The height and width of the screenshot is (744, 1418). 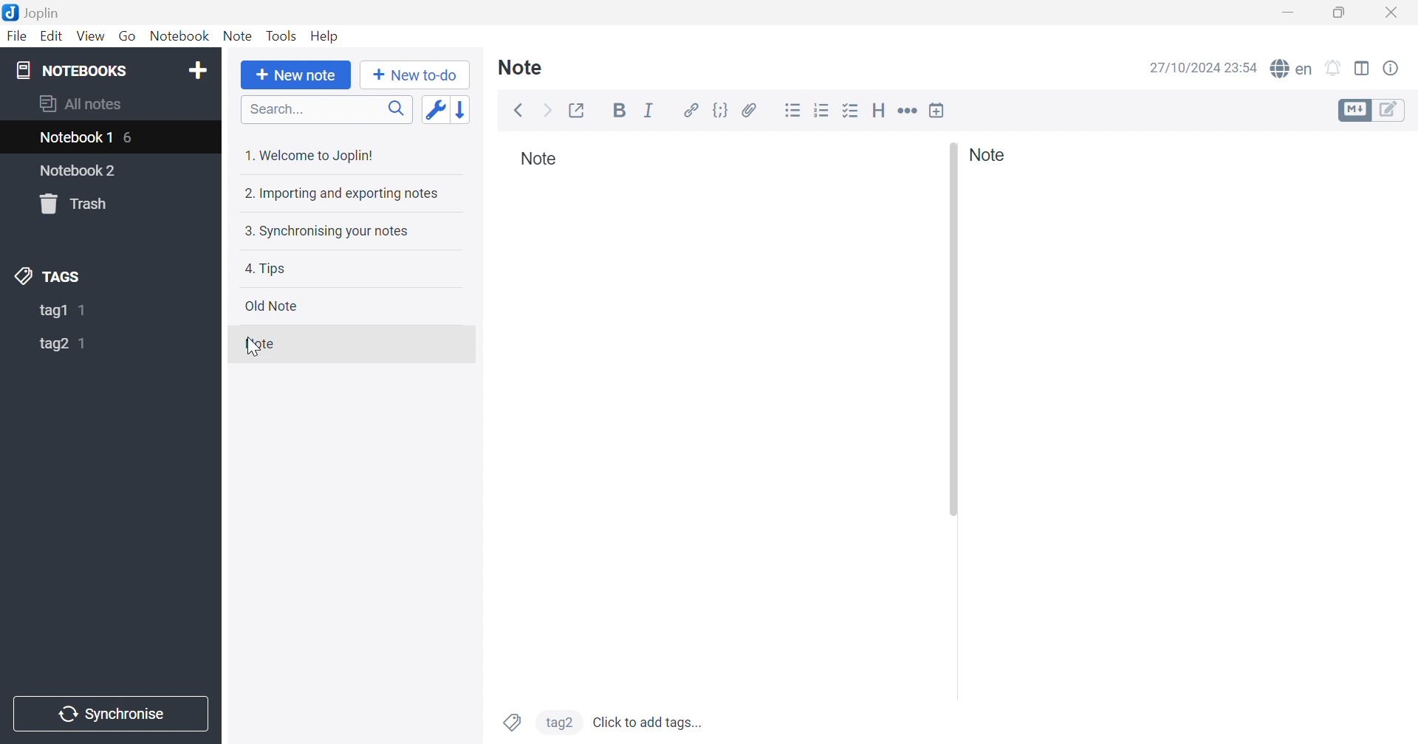 What do you see at coordinates (128, 39) in the screenshot?
I see `Go` at bounding box center [128, 39].